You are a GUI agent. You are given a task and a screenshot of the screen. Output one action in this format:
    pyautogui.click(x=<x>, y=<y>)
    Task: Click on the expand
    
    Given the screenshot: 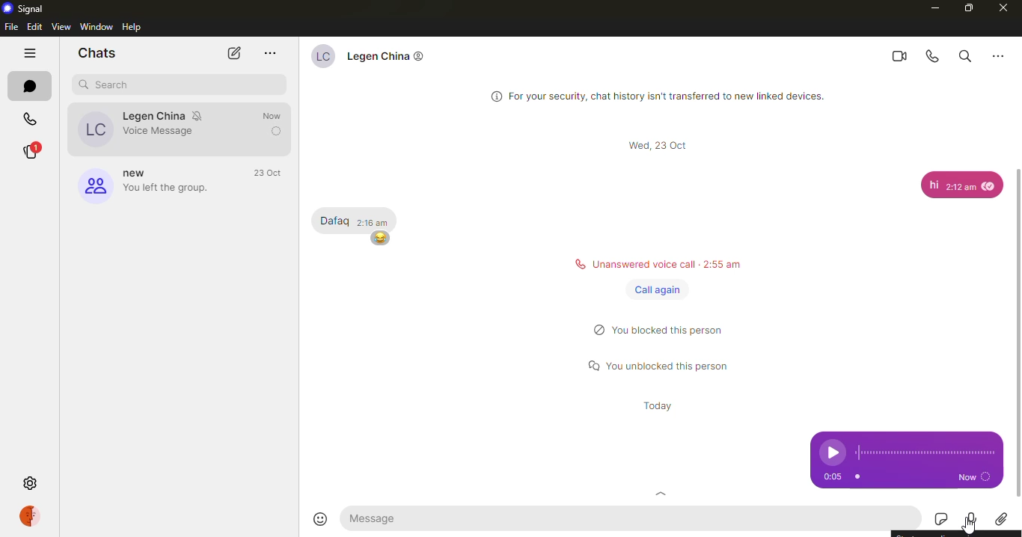 What is the action you would take?
    pyautogui.click(x=660, y=494)
    